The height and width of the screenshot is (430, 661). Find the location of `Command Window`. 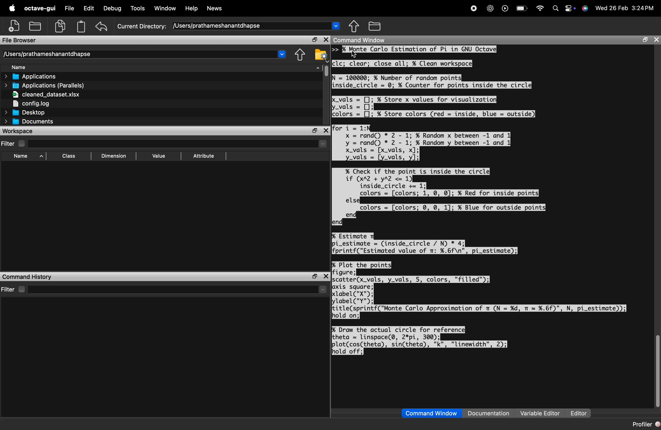

Command Window is located at coordinates (361, 40).